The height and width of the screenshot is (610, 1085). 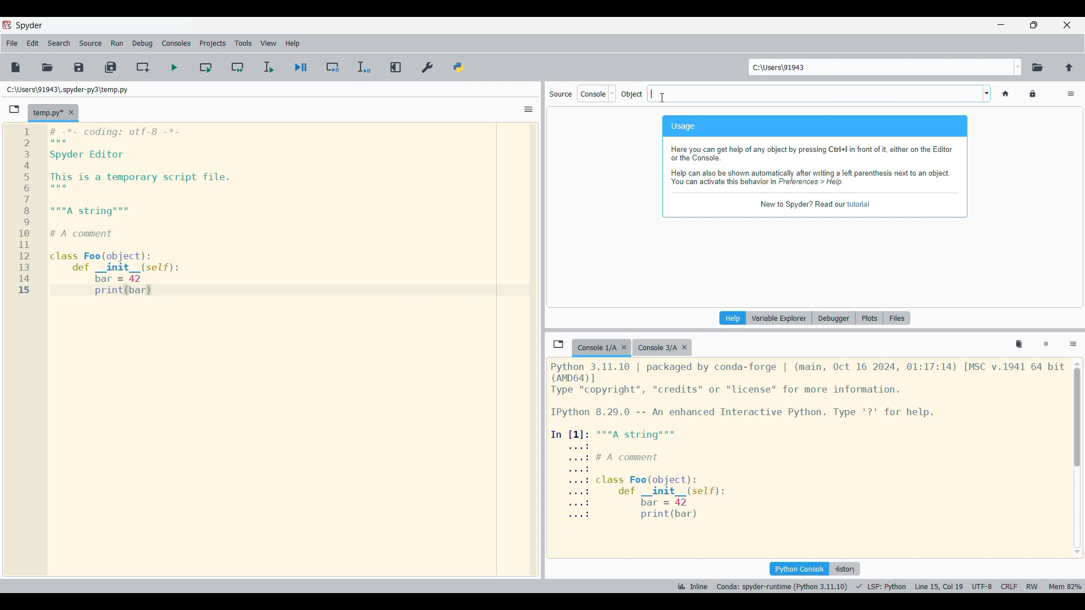 What do you see at coordinates (1038, 67) in the screenshot?
I see `Browse working directory` at bounding box center [1038, 67].